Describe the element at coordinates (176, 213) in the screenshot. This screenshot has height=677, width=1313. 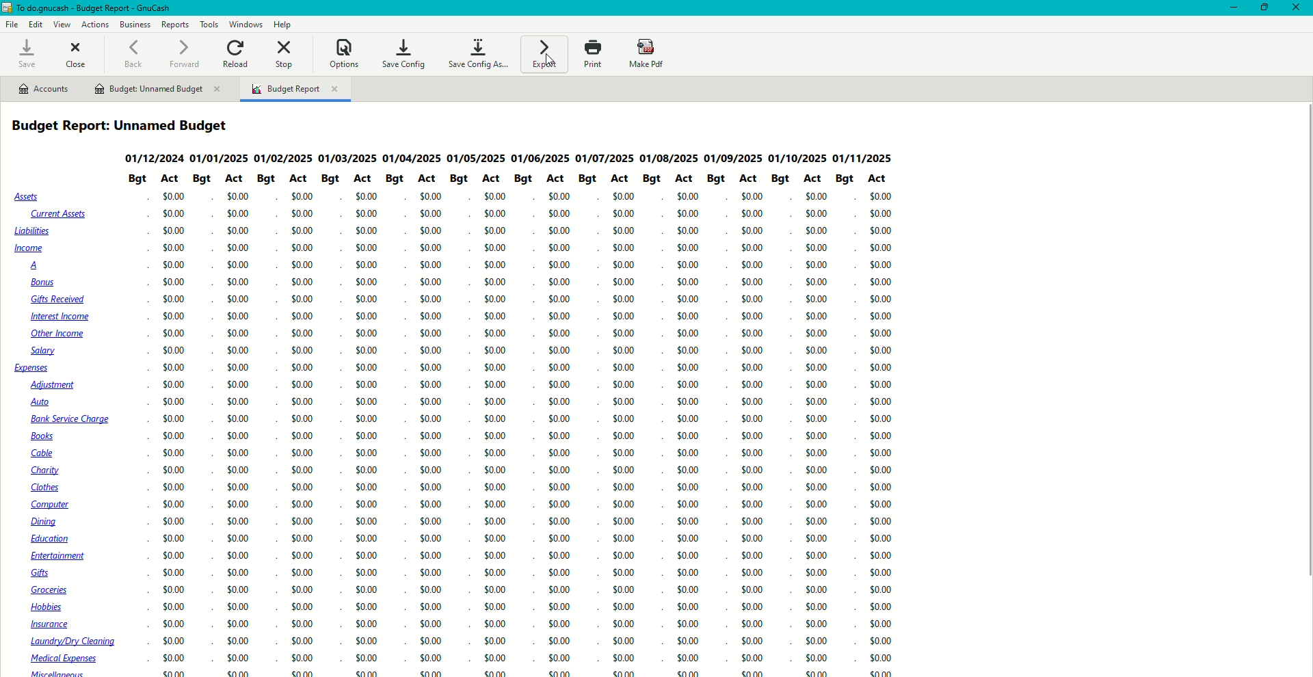
I see `0.00` at that location.